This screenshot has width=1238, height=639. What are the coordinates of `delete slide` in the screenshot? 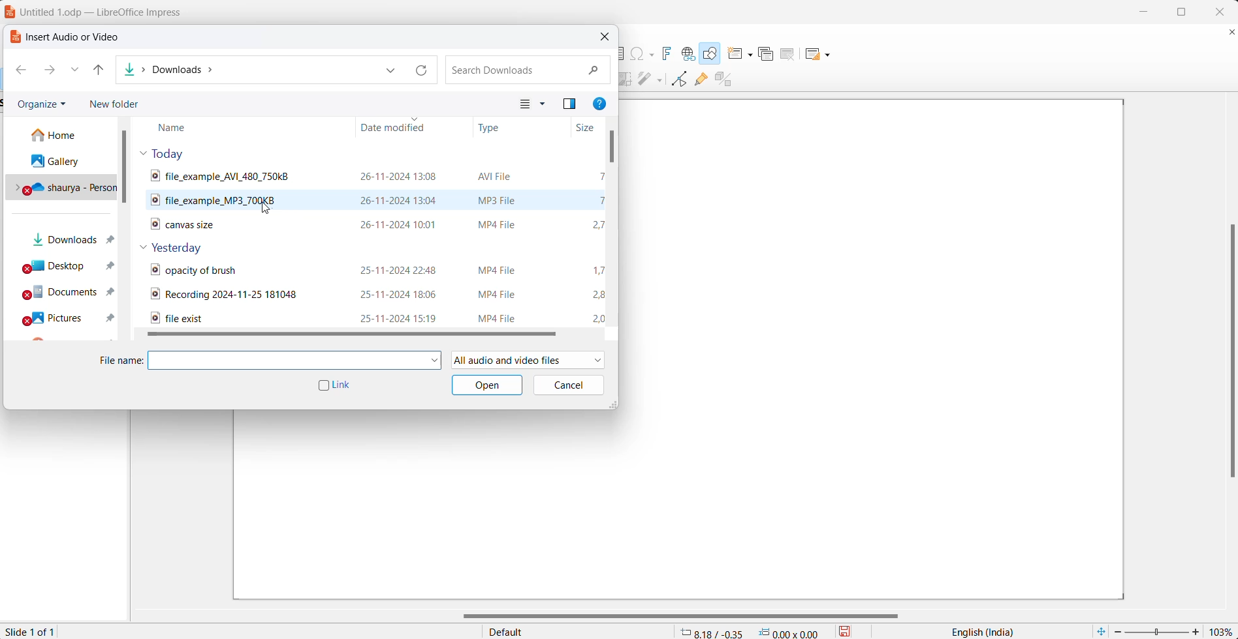 It's located at (791, 54).